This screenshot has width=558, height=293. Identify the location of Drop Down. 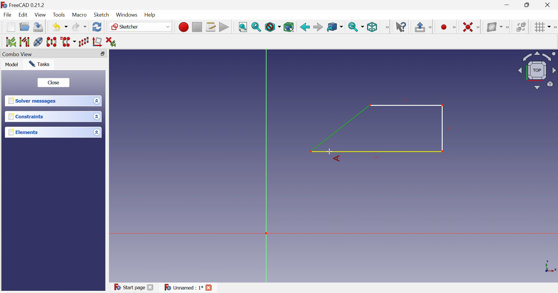
(364, 27).